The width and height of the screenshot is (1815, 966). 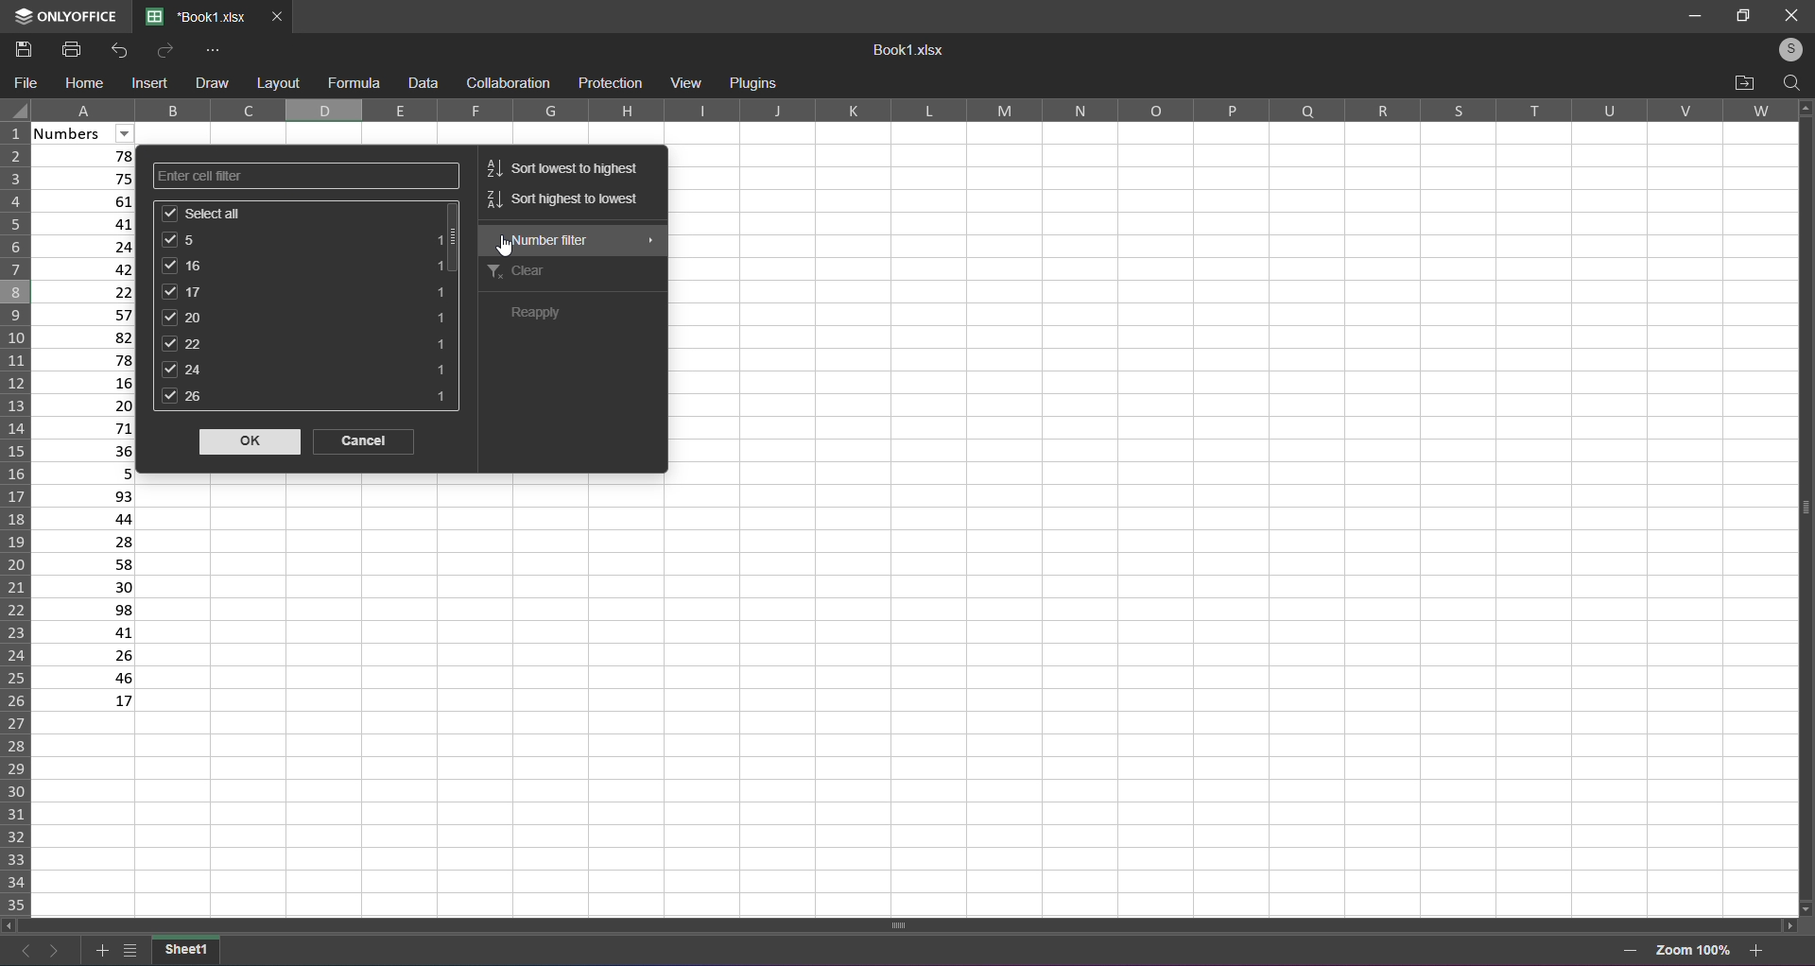 I want to click on Vertical scroll bar, so click(x=1798, y=506).